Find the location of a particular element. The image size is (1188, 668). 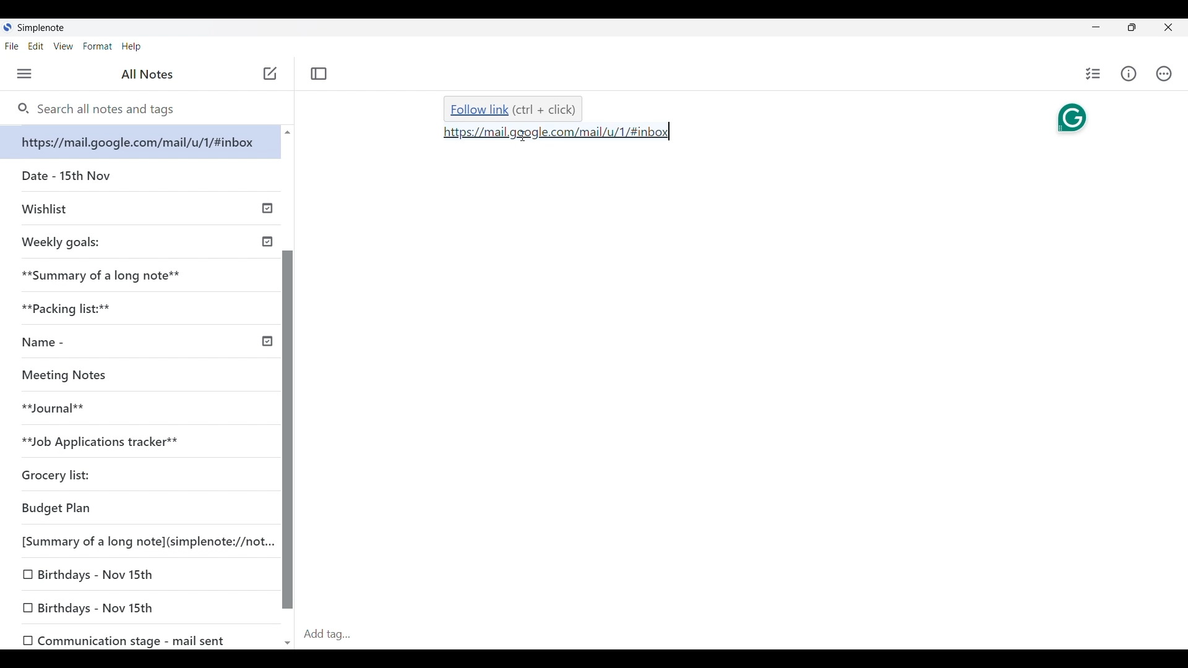

Software logo is located at coordinates (7, 27).